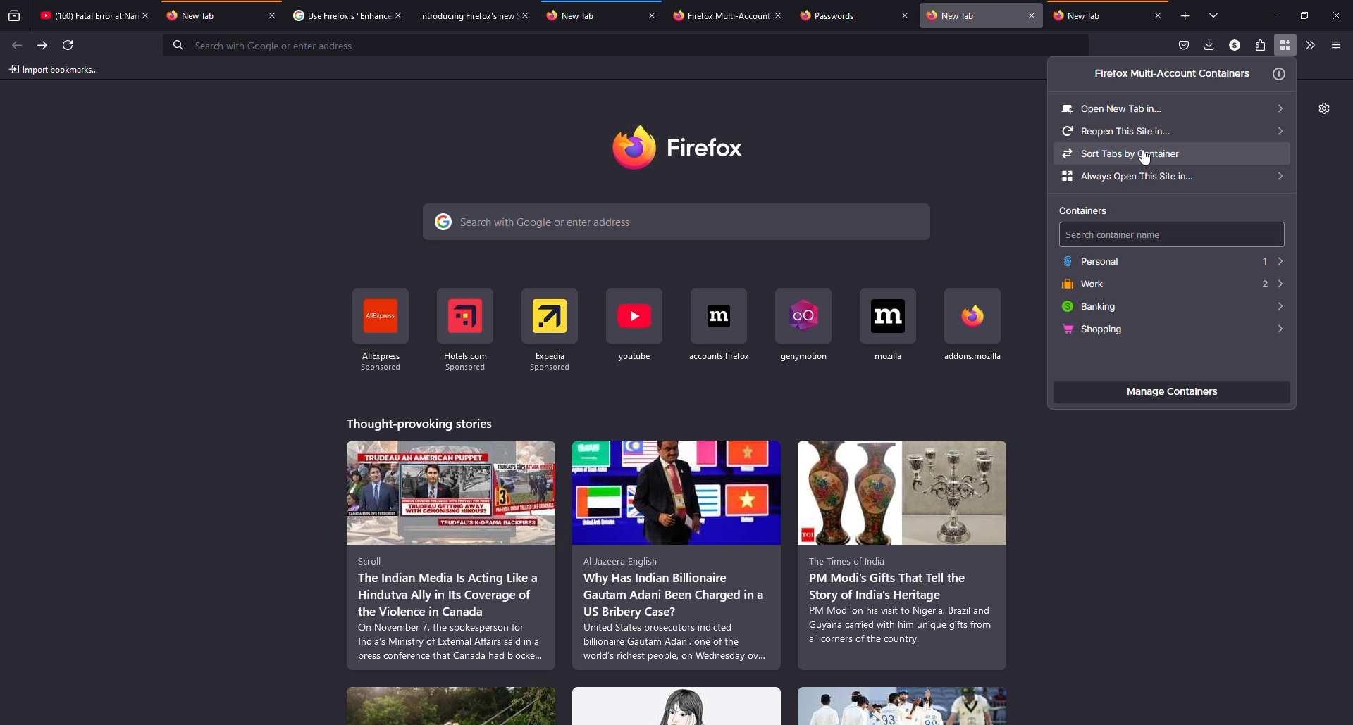  What do you see at coordinates (718, 15) in the screenshot?
I see `tab` at bounding box center [718, 15].